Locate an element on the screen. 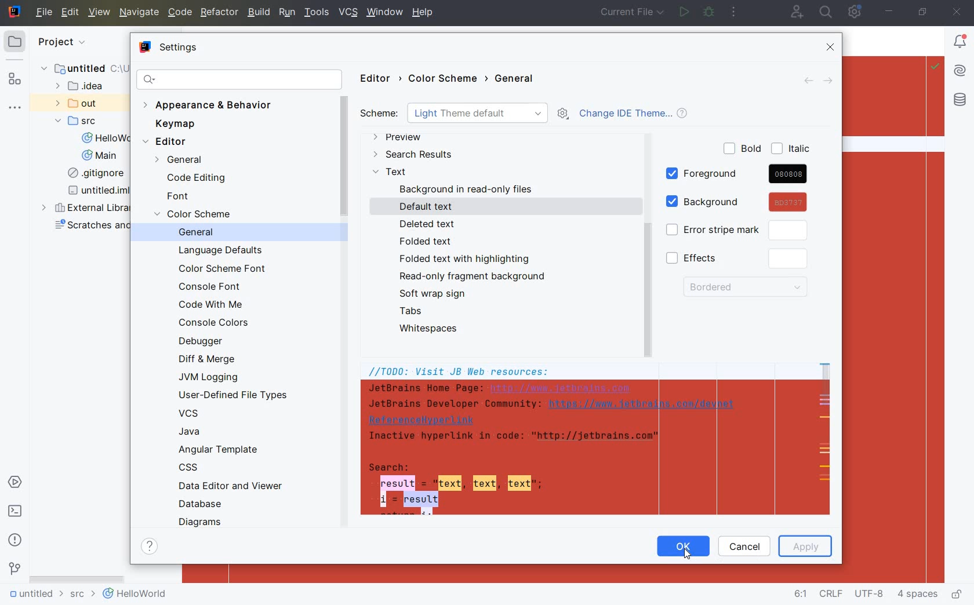 The image size is (974, 605). ERROR STRIPE MARK is located at coordinates (710, 231).